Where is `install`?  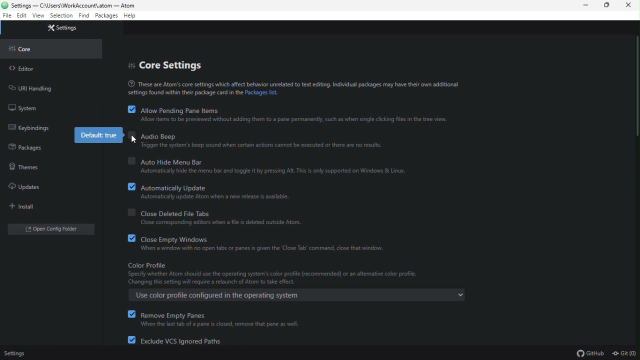
install is located at coordinates (23, 207).